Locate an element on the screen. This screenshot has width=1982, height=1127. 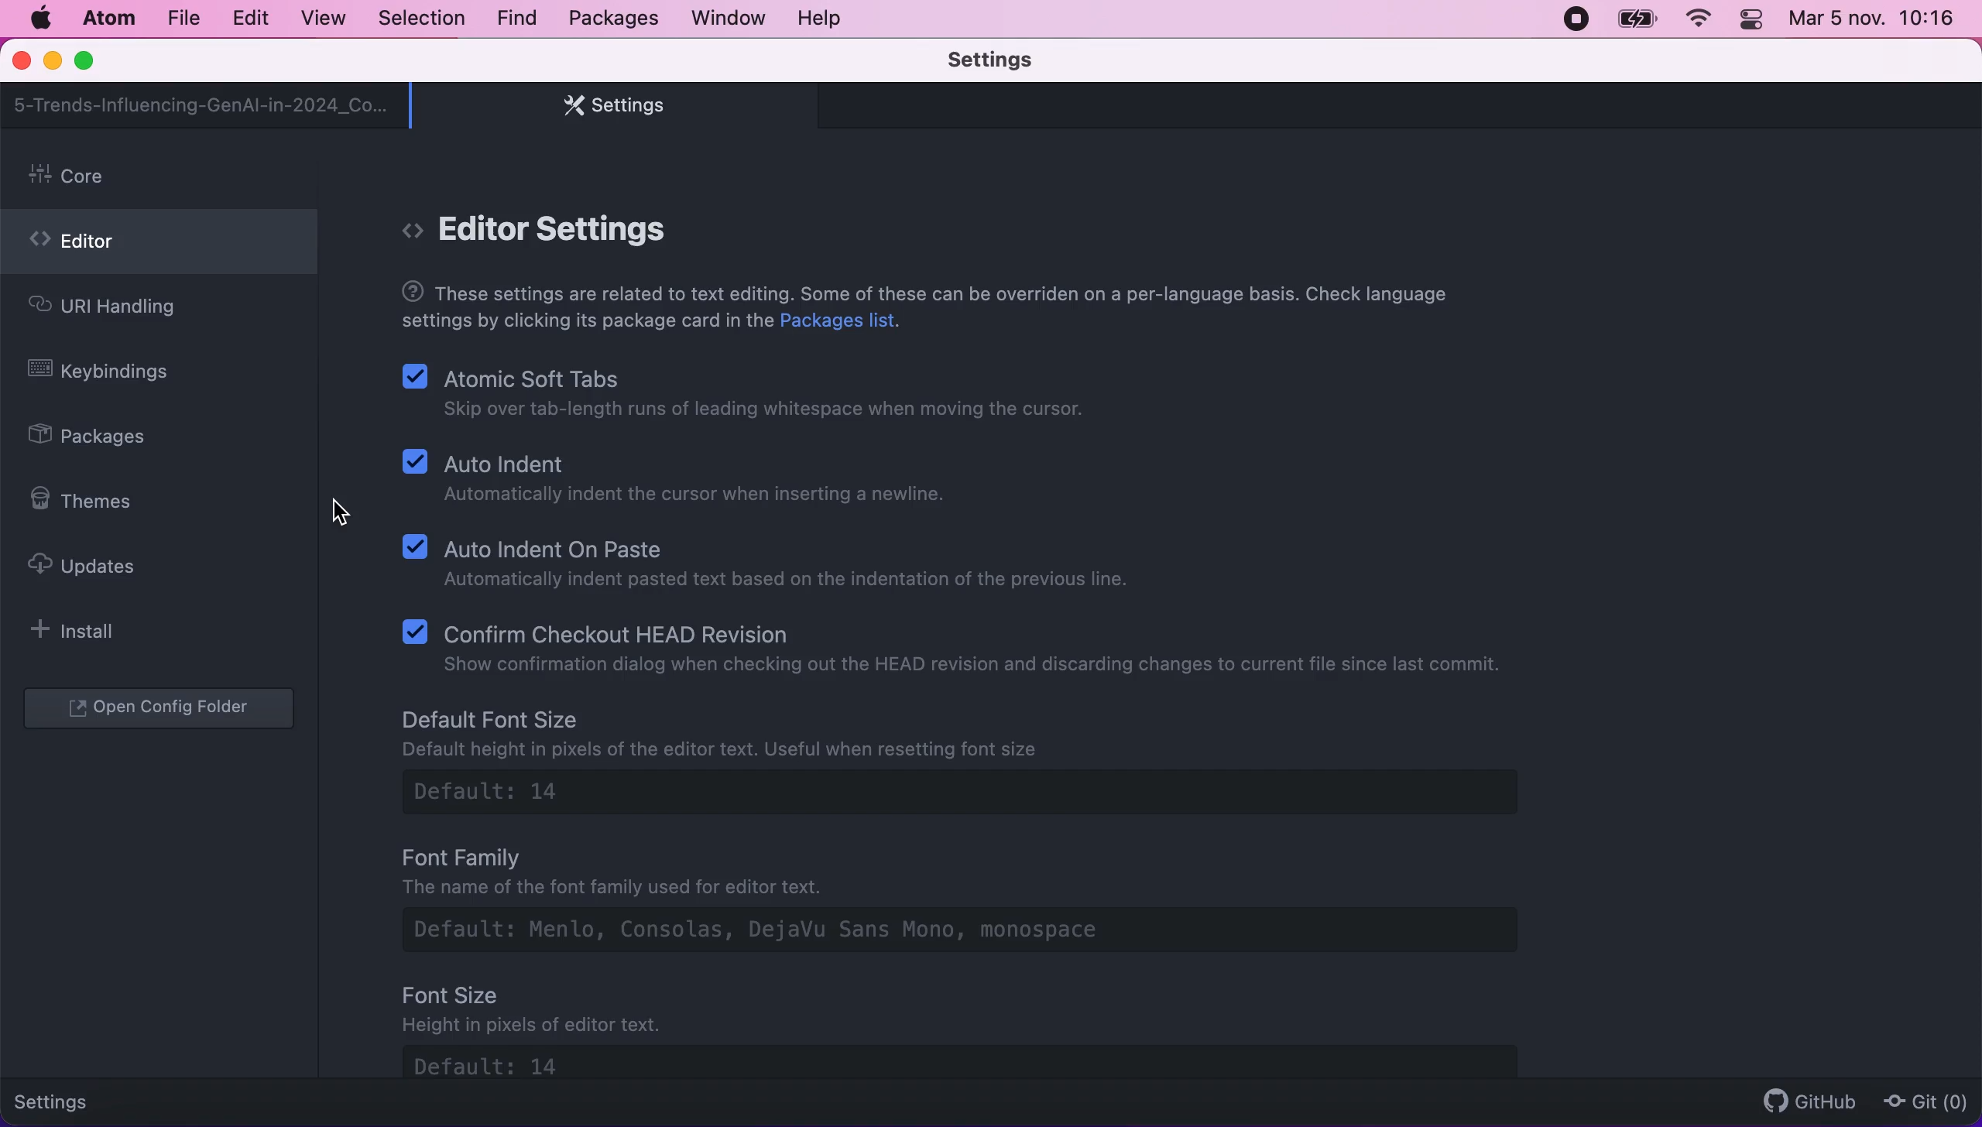
Git (0) is located at coordinates (1921, 1101).